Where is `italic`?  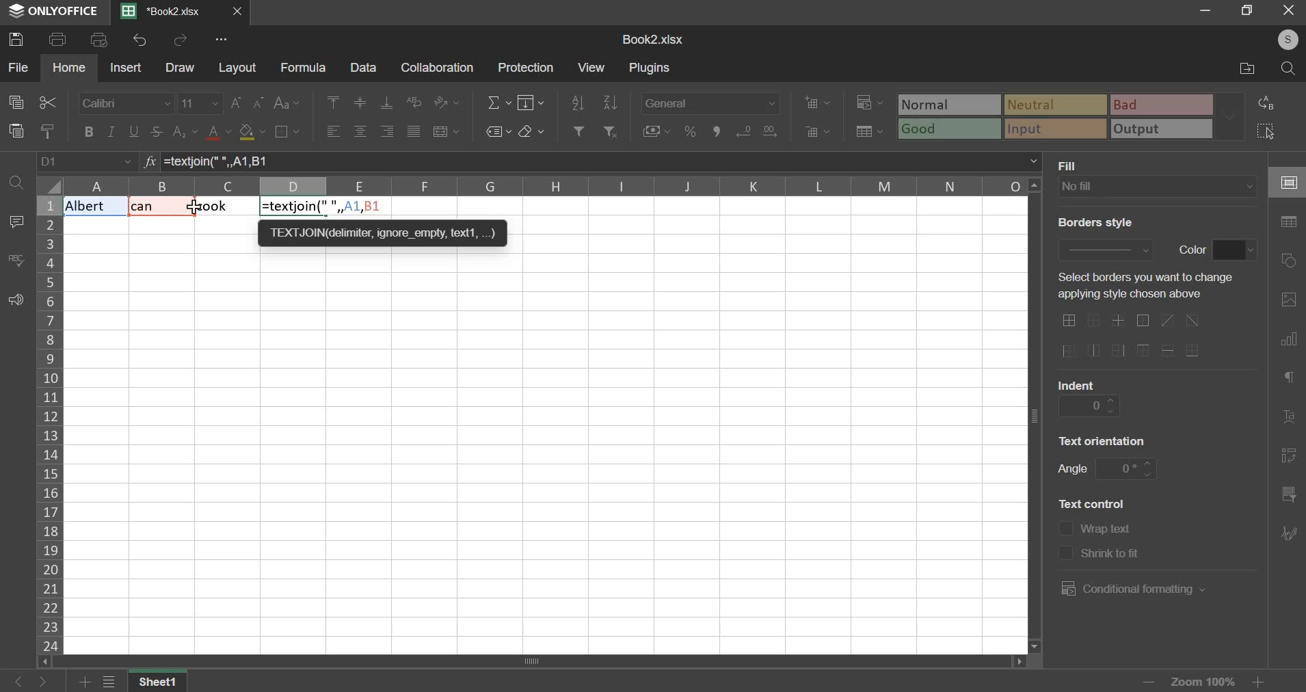 italic is located at coordinates (111, 131).